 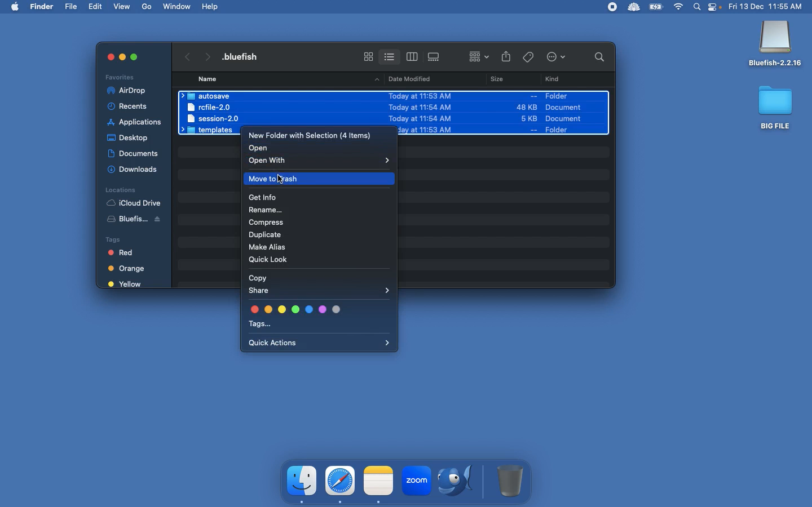 I want to click on Get info, so click(x=263, y=198).